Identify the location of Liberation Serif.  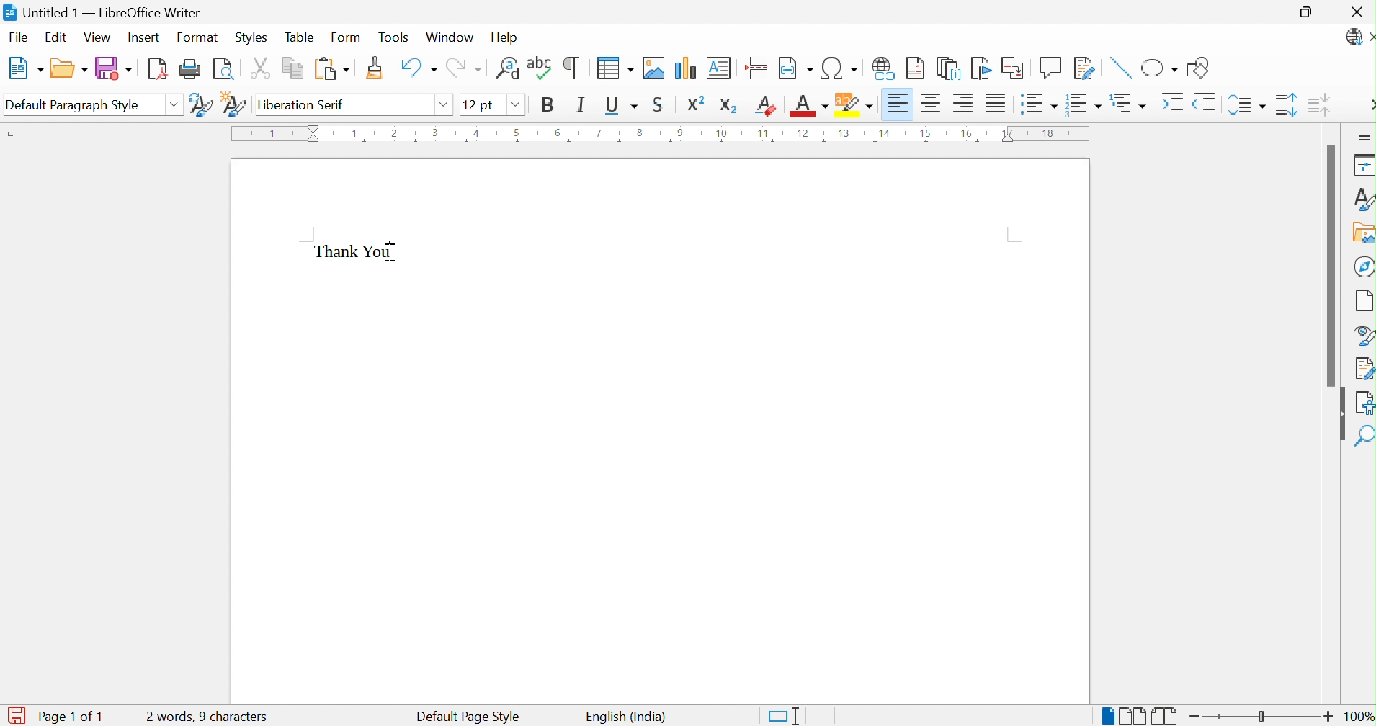
(300, 104).